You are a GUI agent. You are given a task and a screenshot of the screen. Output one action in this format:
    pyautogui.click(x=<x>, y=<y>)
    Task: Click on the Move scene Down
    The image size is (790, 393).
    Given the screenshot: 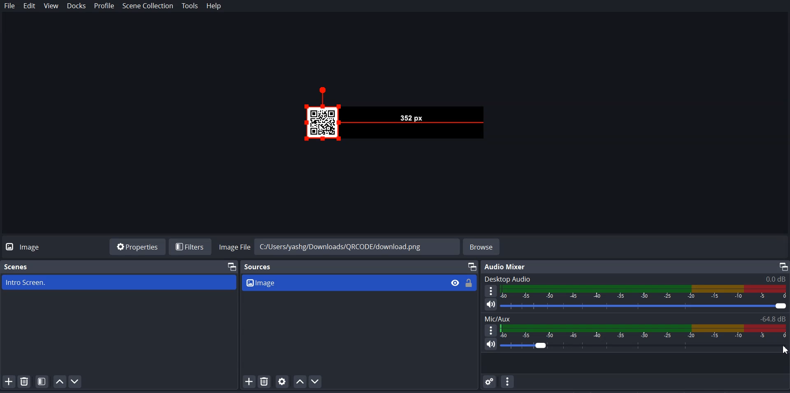 What is the action you would take?
    pyautogui.click(x=75, y=381)
    